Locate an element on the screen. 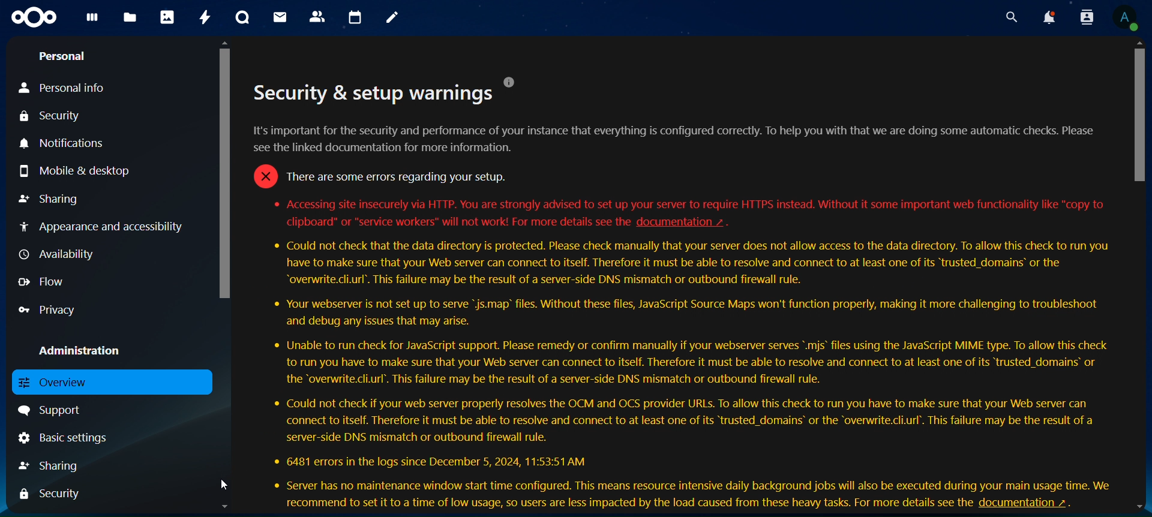  hyperlink is located at coordinates (690, 221).